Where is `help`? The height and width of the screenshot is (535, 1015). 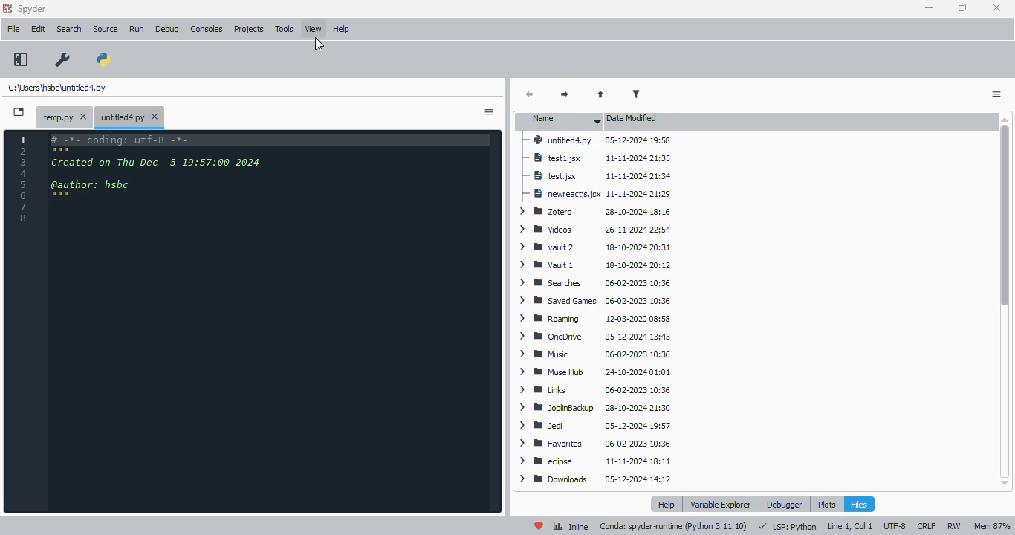
help is located at coordinates (669, 504).